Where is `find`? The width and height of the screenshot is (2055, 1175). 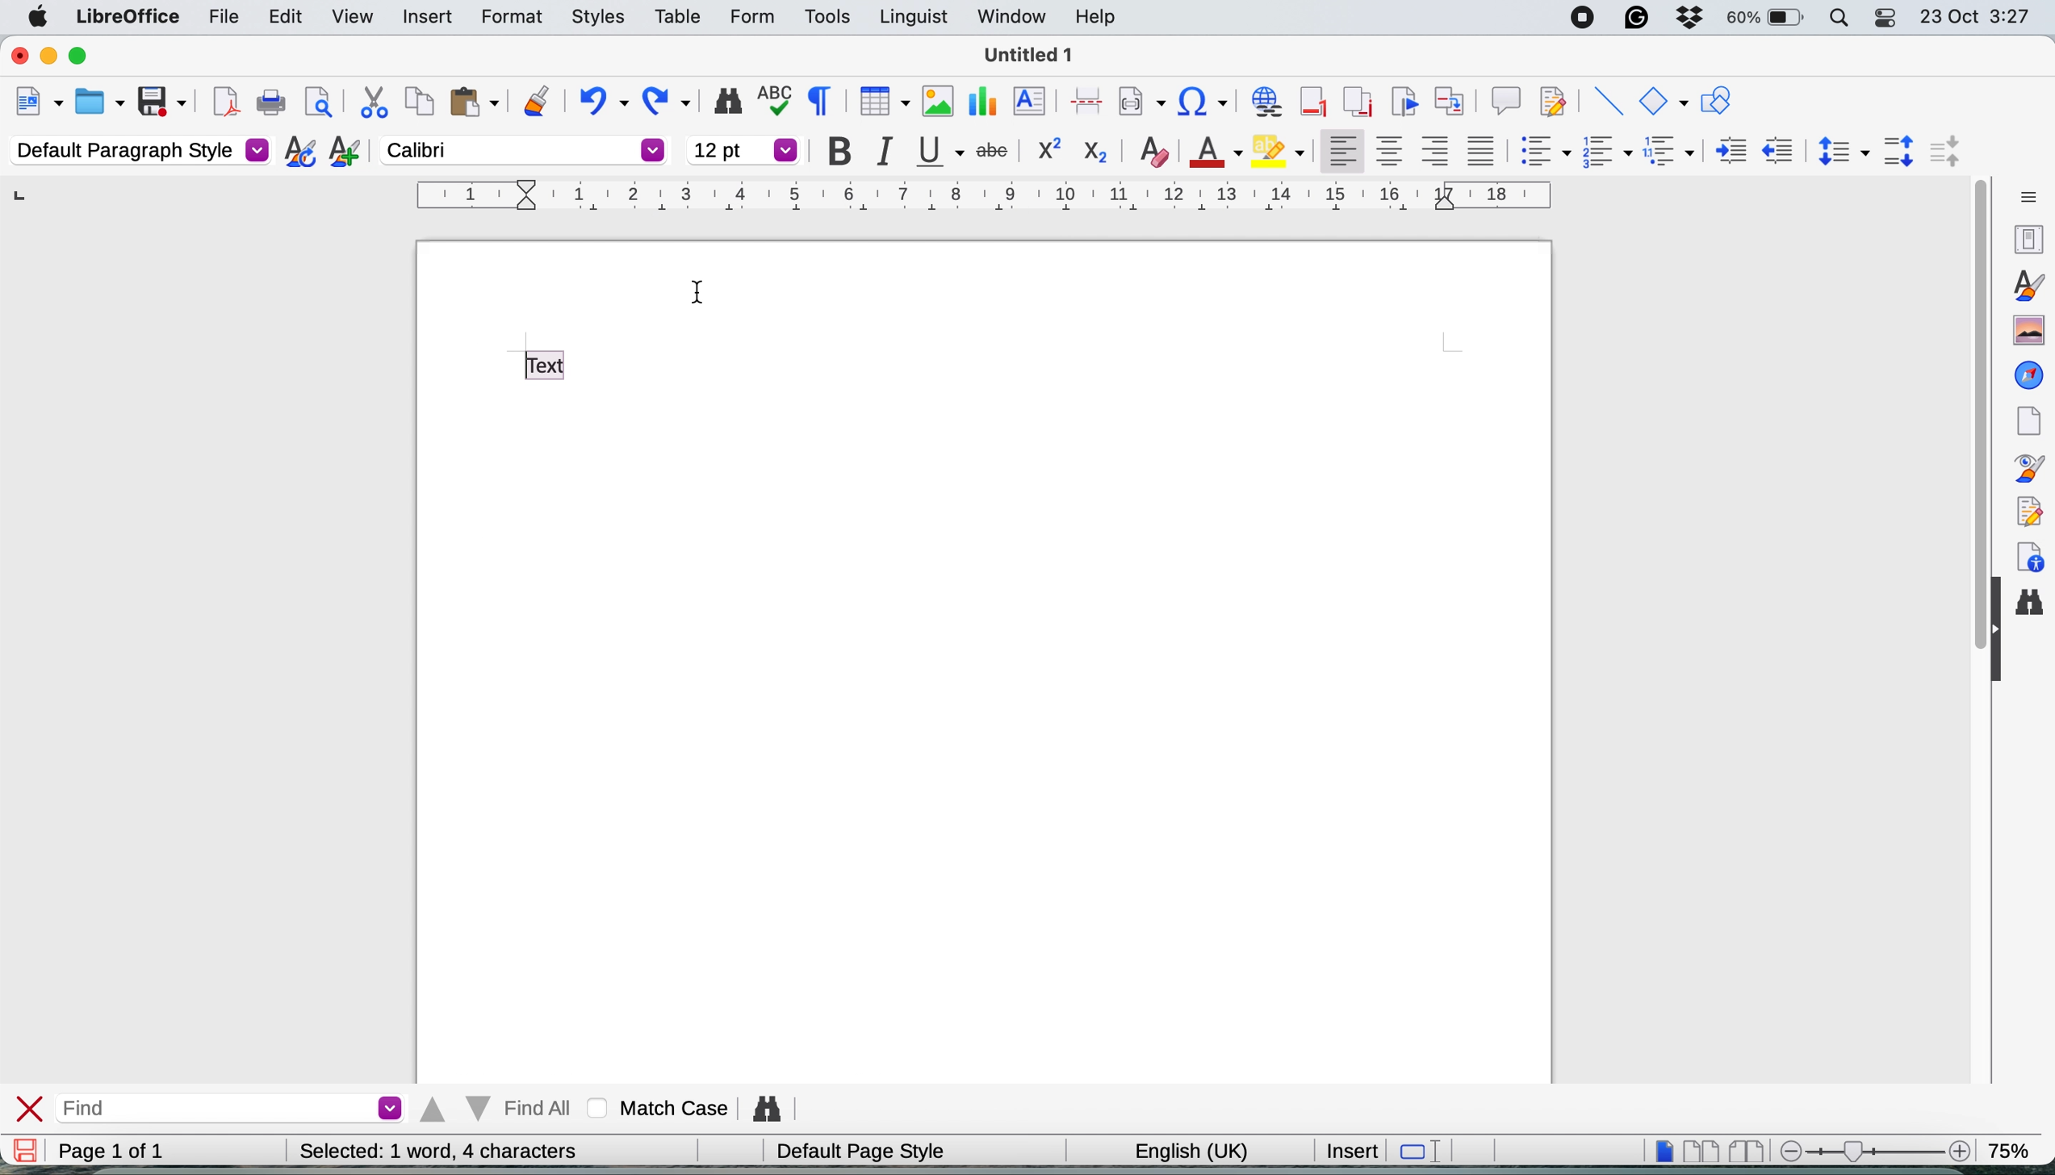
find is located at coordinates (229, 1106).